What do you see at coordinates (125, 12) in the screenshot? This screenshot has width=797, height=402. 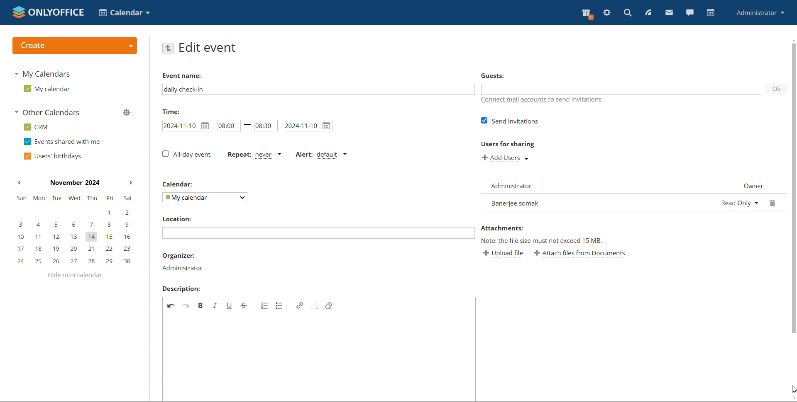 I see `select application` at bounding box center [125, 12].